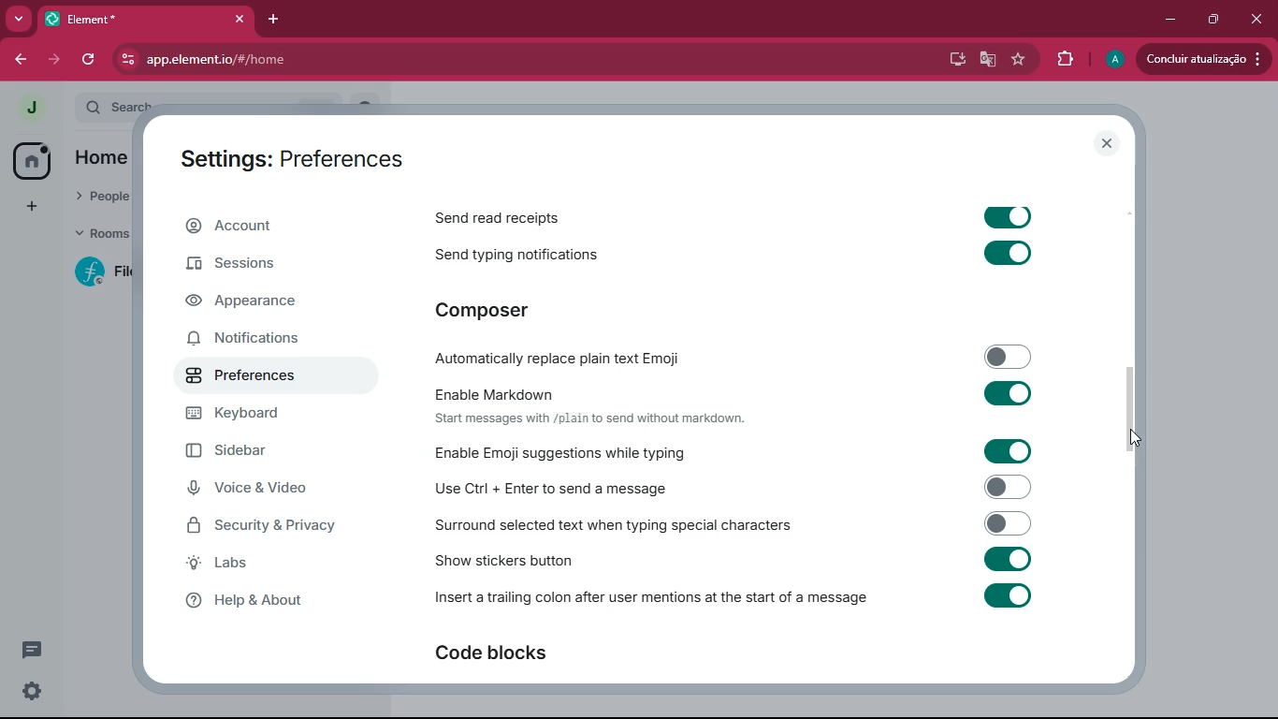 Image resolution: width=1278 pixels, height=719 pixels. I want to click on sidebar, so click(265, 450).